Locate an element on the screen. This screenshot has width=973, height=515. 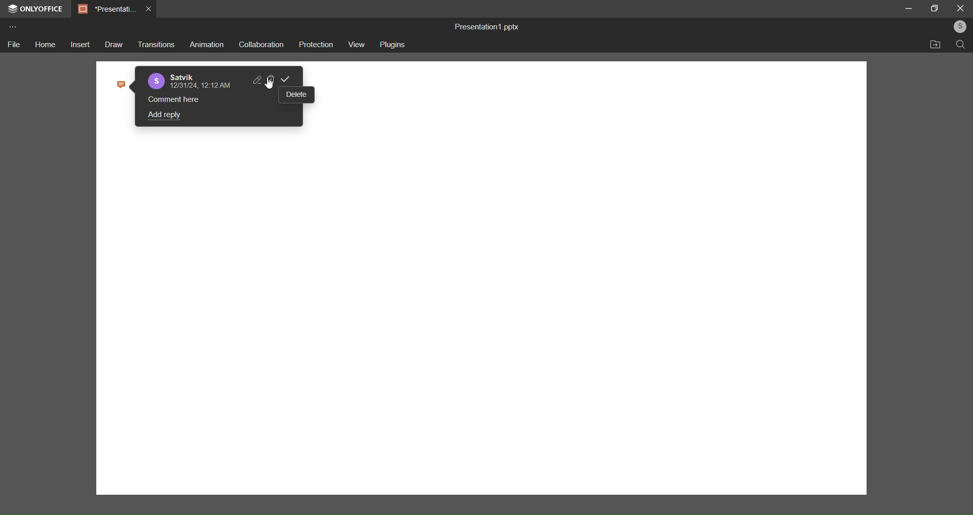
Presentation1.pptx is located at coordinates (492, 26).